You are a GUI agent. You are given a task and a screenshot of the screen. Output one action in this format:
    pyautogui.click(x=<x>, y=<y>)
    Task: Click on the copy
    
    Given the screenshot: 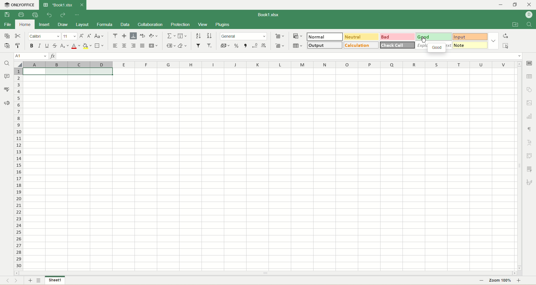 What is the action you would take?
    pyautogui.click(x=7, y=36)
    